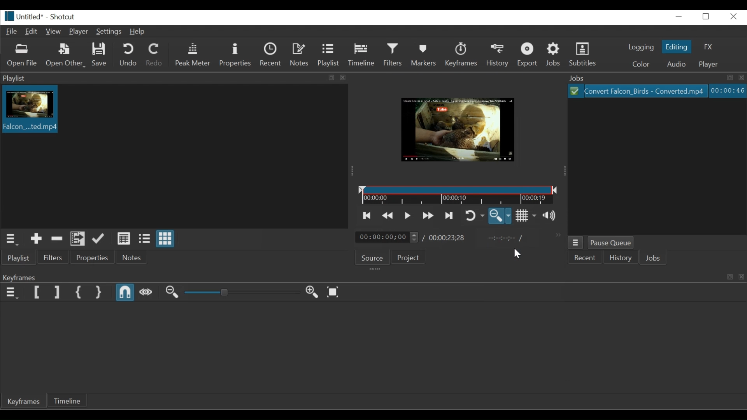 This screenshot has width=747, height=420. I want to click on Set Filter First, so click(36, 292).